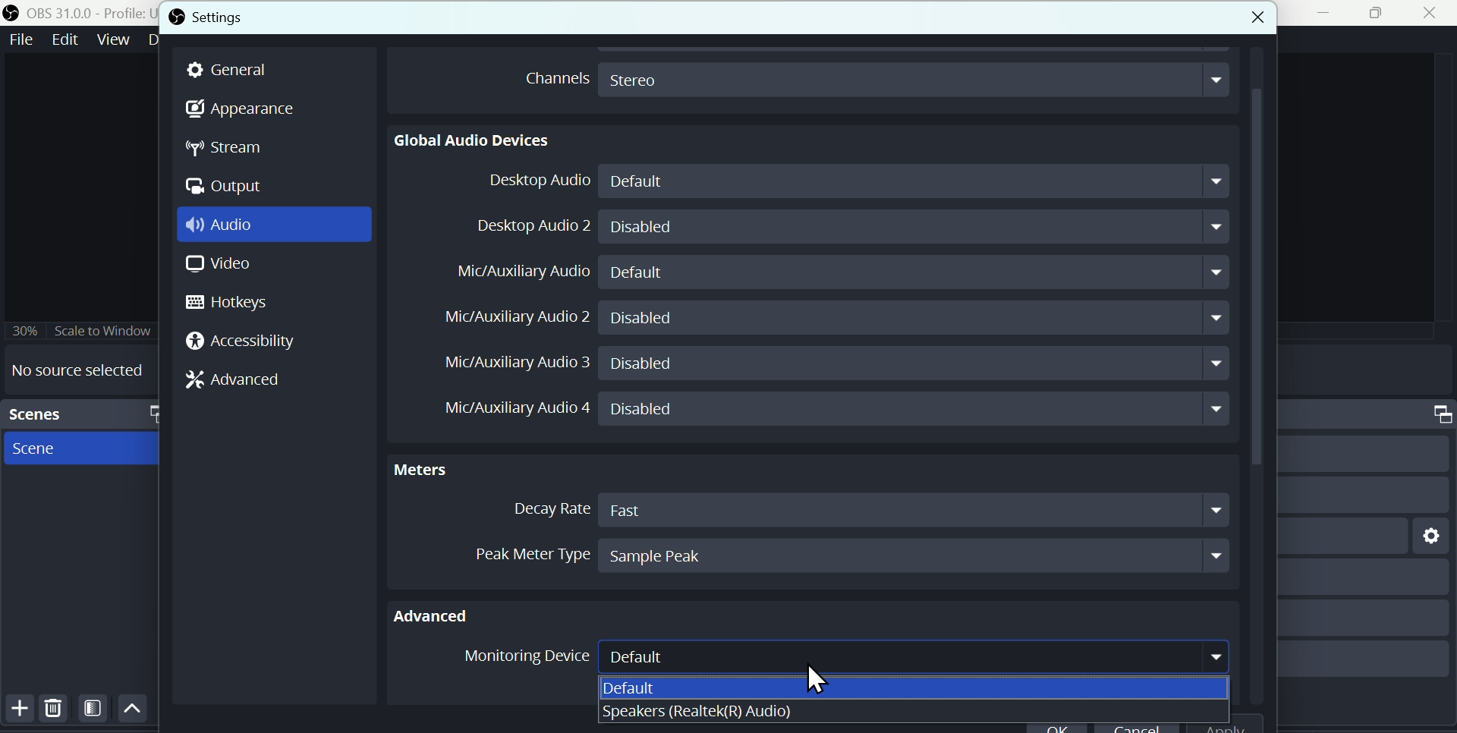  What do you see at coordinates (63, 39) in the screenshot?
I see `Edit` at bounding box center [63, 39].